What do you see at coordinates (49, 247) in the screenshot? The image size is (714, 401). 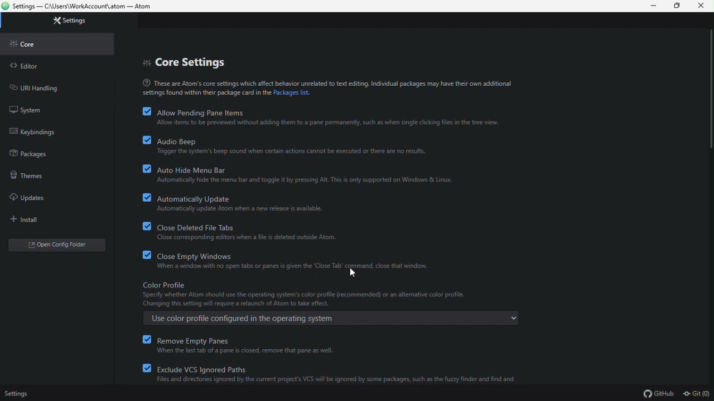 I see `open folder` at bounding box center [49, 247].